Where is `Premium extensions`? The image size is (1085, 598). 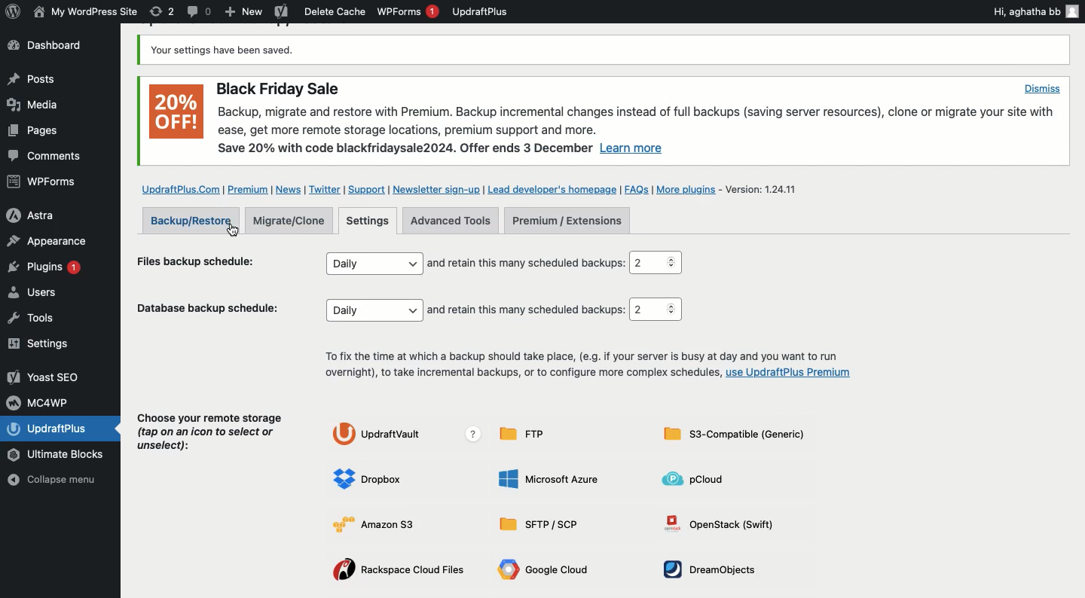 Premium extensions is located at coordinates (568, 220).